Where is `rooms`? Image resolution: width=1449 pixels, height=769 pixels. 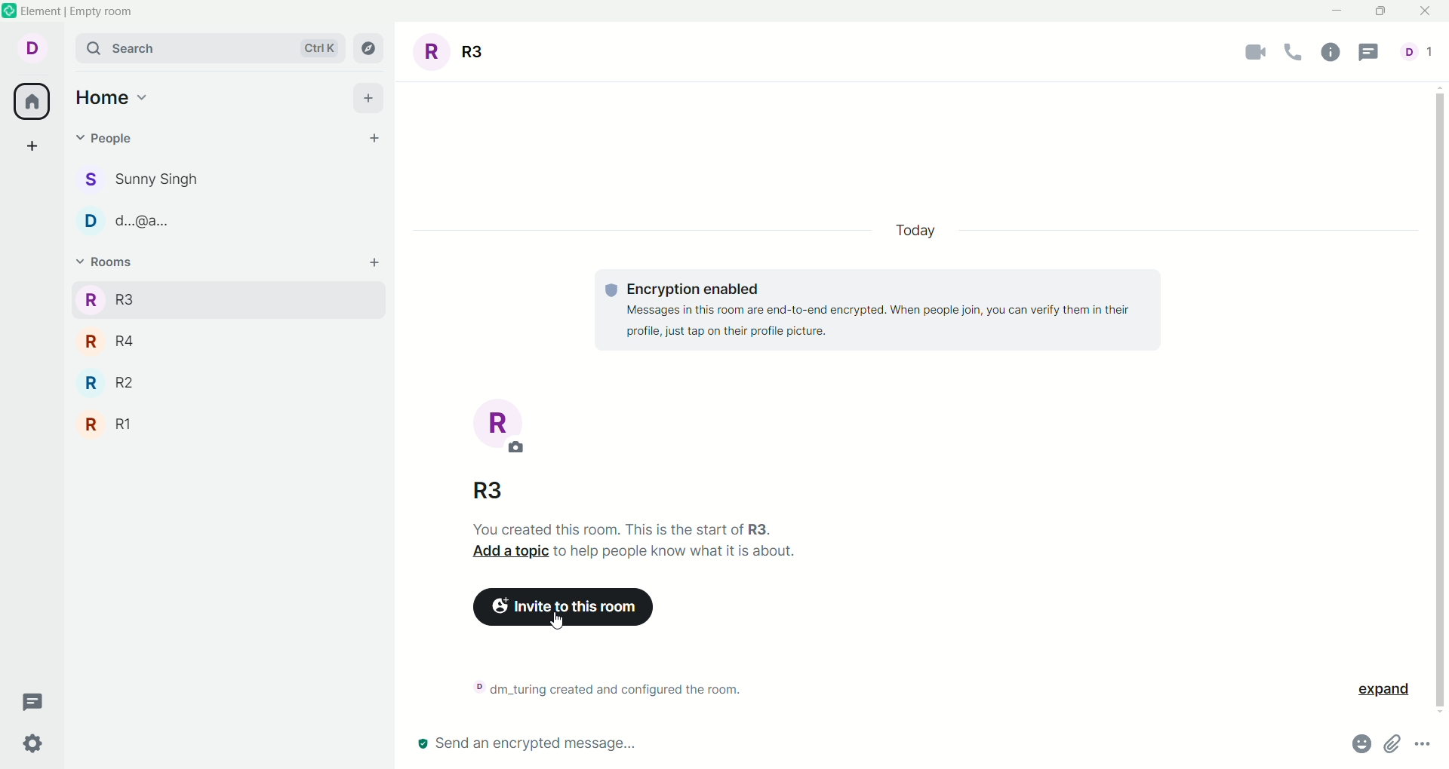
rooms is located at coordinates (110, 265).